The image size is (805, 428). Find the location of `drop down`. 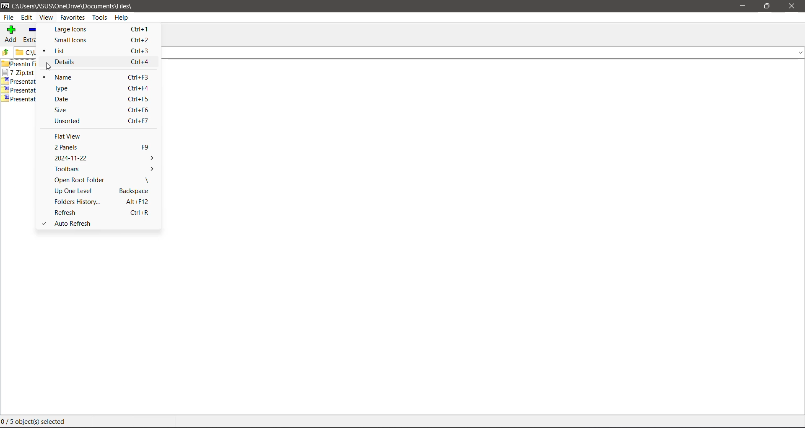

drop down is located at coordinates (797, 53).